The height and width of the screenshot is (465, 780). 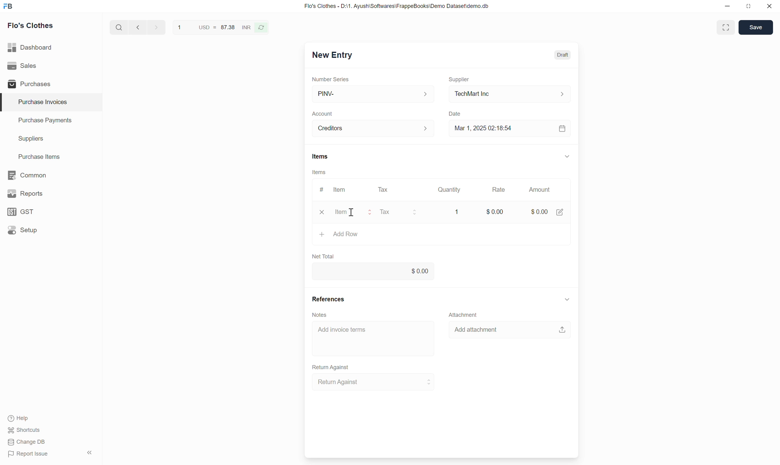 What do you see at coordinates (455, 114) in the screenshot?
I see `Date` at bounding box center [455, 114].